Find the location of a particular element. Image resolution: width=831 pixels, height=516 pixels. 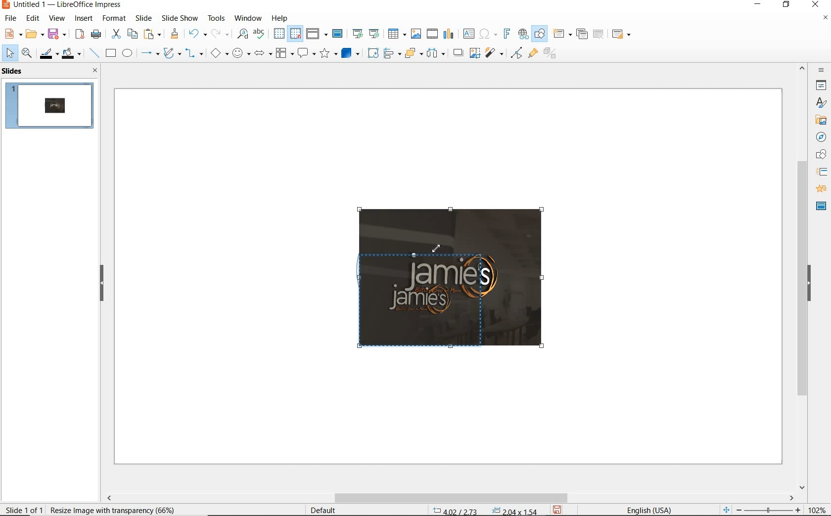

zoom is located at coordinates (771, 510).